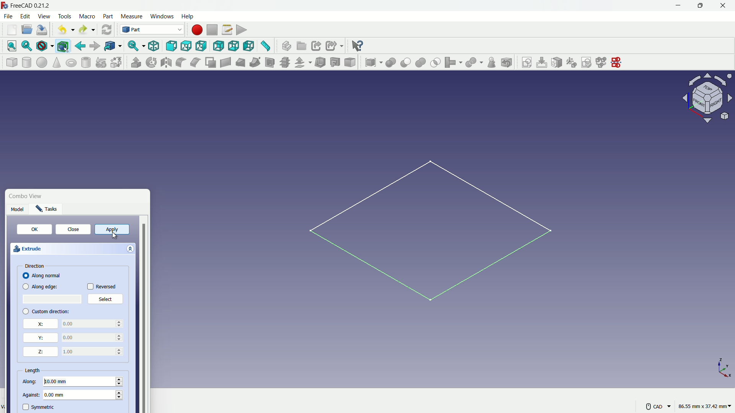 The image size is (735, 413). I want to click on boolean, so click(391, 63).